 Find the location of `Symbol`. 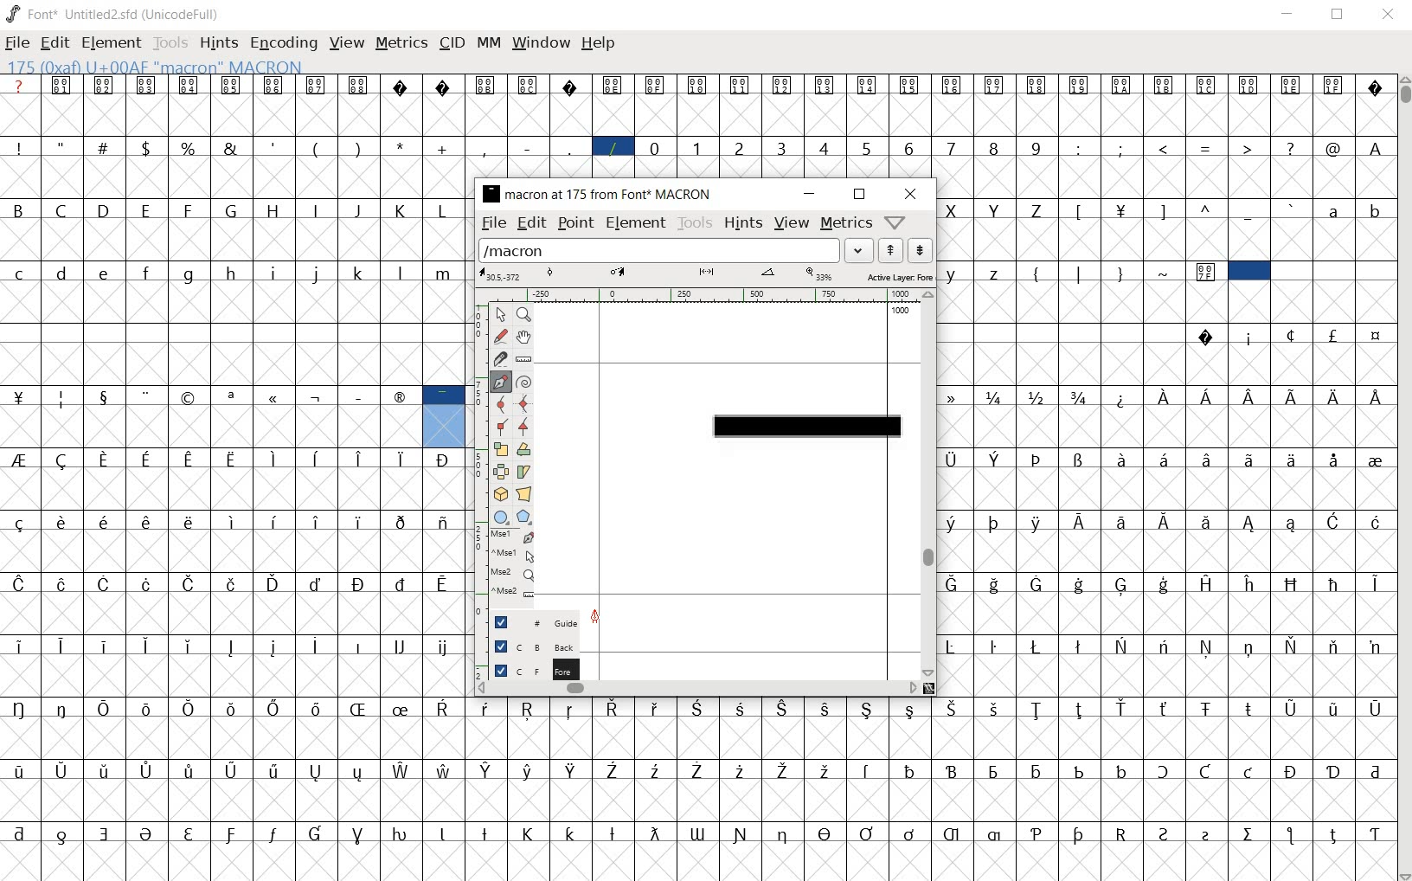

Symbol is located at coordinates (402, 583).